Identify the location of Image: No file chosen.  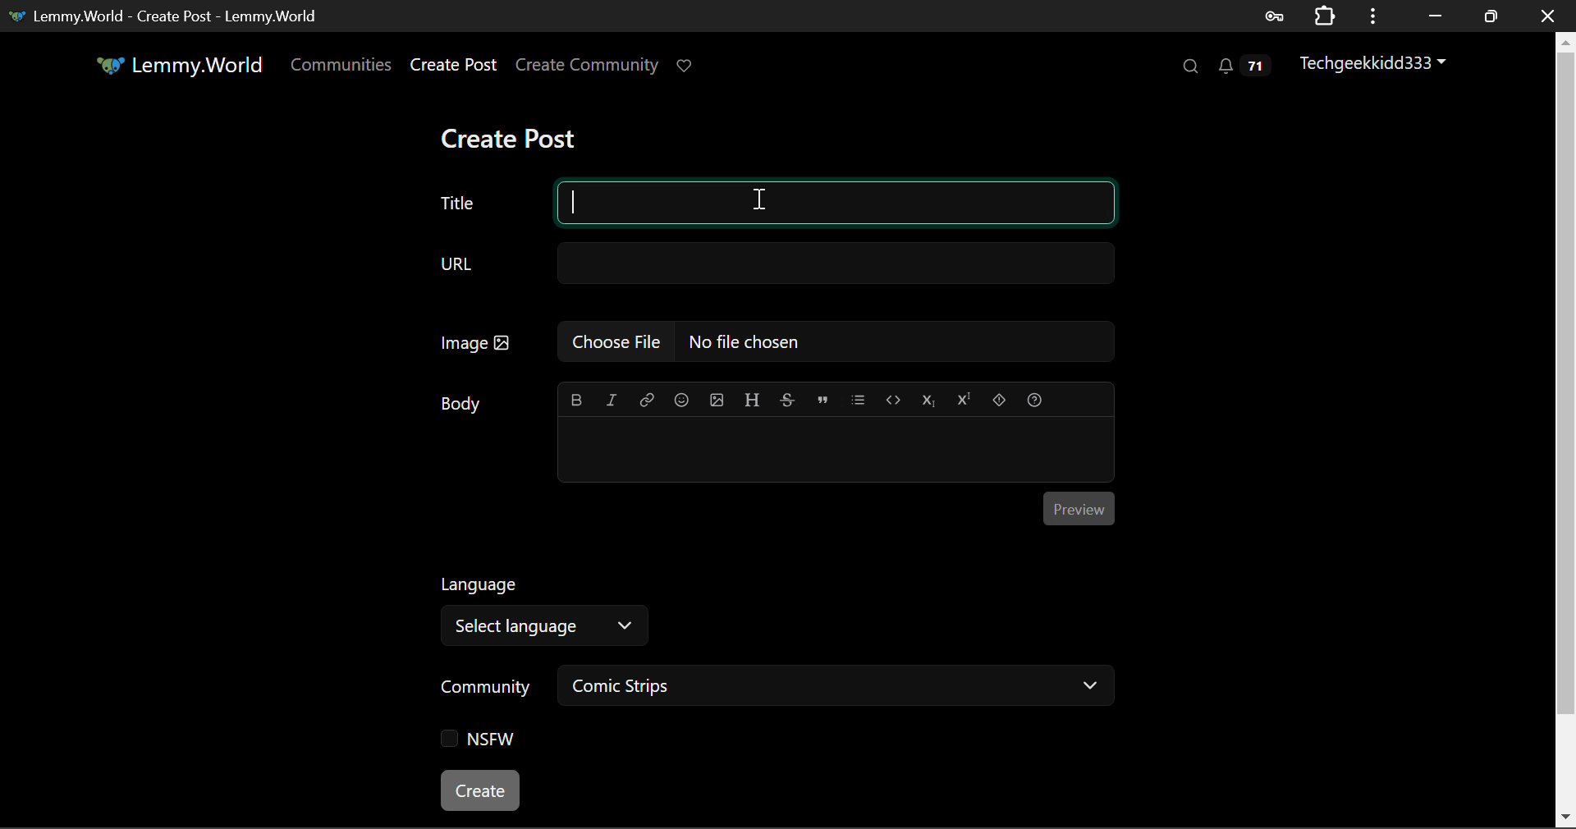
(775, 339).